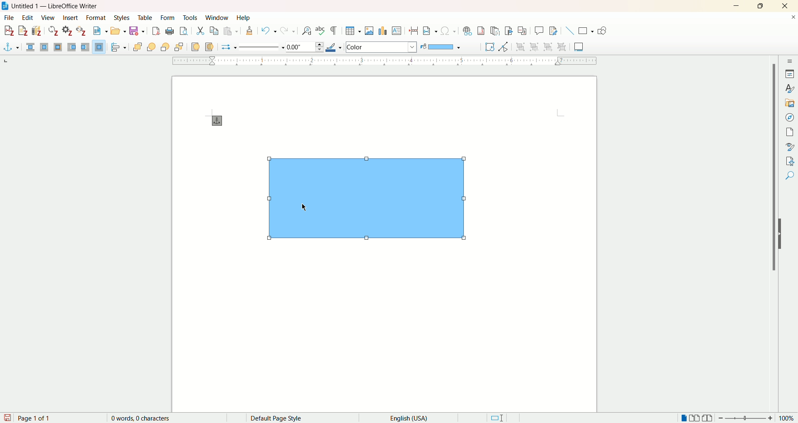 The image size is (798, 423). Describe the element at coordinates (788, 74) in the screenshot. I see `properties` at that location.